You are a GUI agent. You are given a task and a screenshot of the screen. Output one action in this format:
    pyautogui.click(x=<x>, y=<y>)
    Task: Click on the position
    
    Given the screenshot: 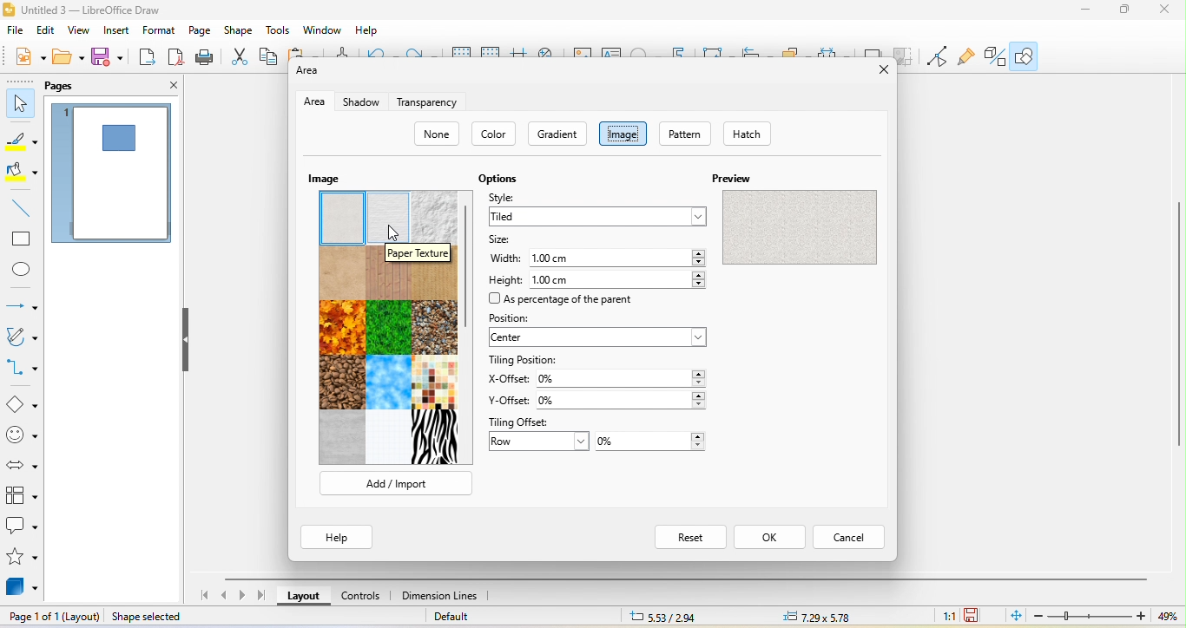 What is the action you would take?
    pyautogui.click(x=517, y=317)
    